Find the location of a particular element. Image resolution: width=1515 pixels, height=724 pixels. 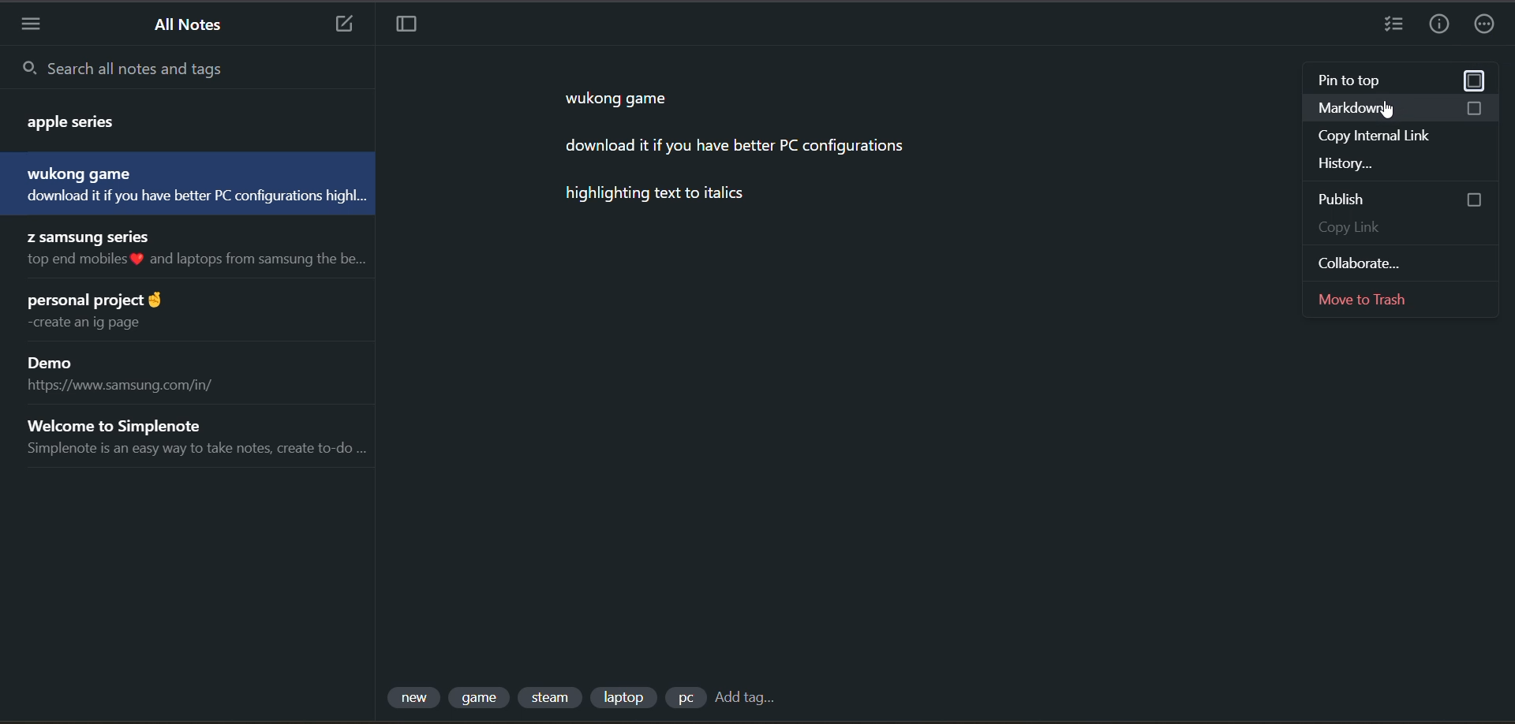

actions is located at coordinates (1489, 26).